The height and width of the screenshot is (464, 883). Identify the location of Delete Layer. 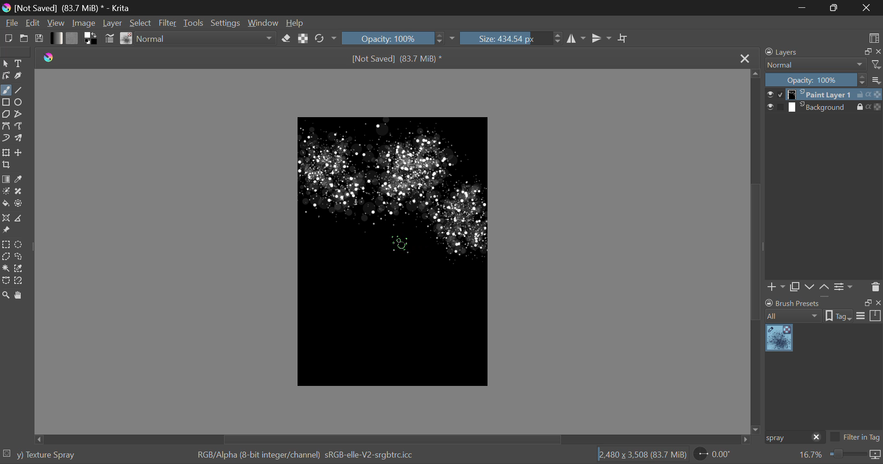
(874, 286).